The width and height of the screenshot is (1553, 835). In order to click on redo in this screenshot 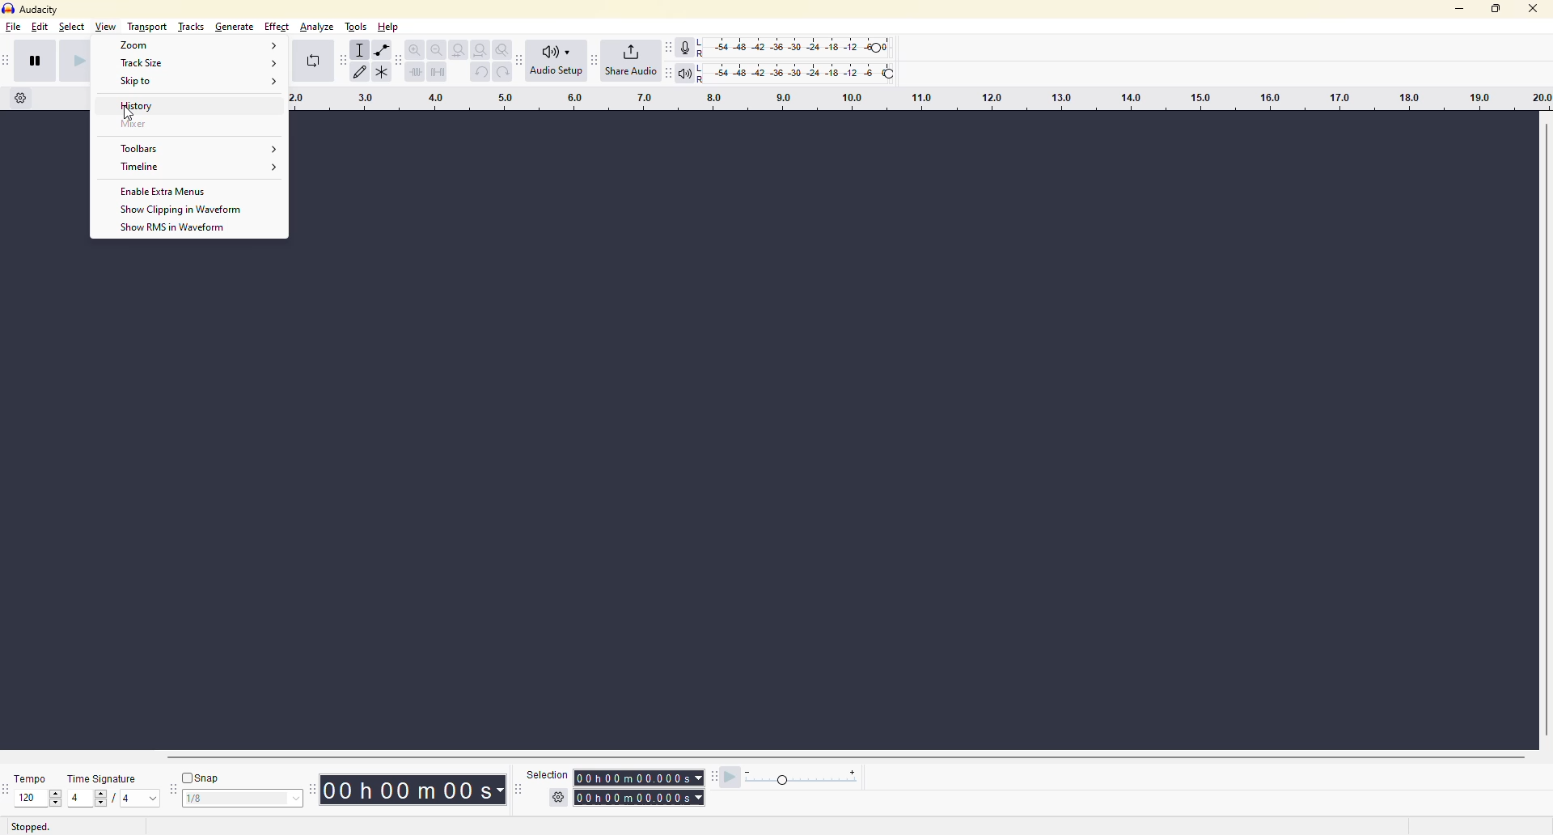, I will do `click(501, 71)`.